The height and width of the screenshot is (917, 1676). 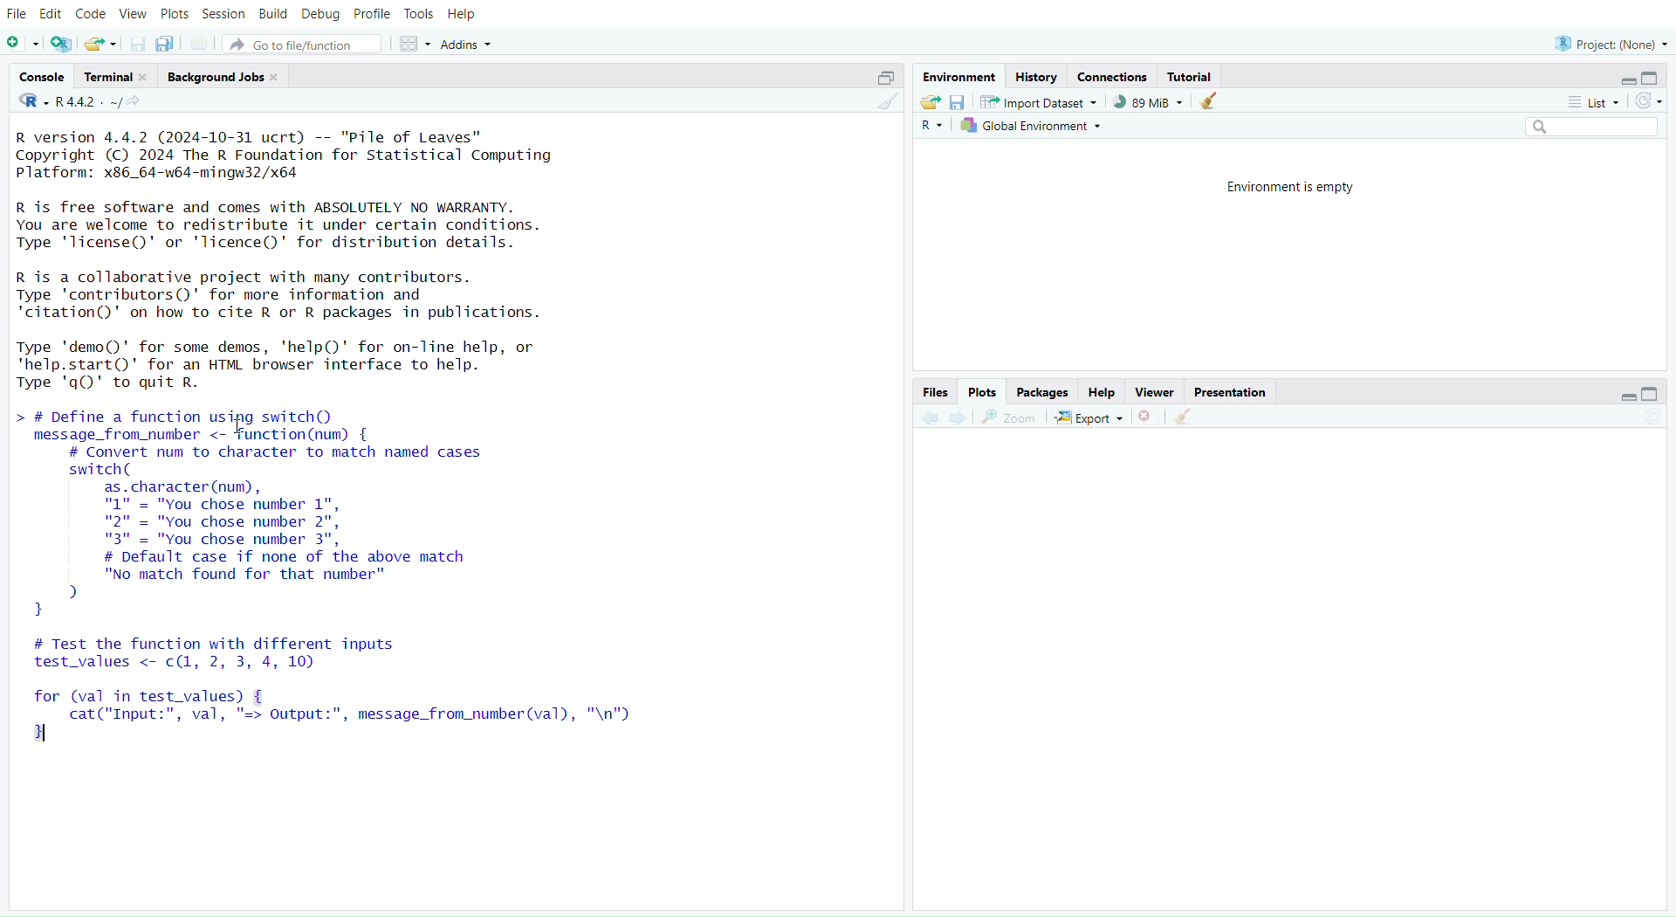 I want to click on R version 4.4.2 (2024-10-31 ucrt) -- "Pile of Leaves"
Copyright (C) 2024 The R Foundation for Statistical Computing
Platform: x86_64-w64-mingw32/x64

R is free software and comes with ABSOLUTELY NO WARRANTY.
You are welcome to redistribute it under certain conditions.
Type 'license()' or 'licence()' for distribution details.

R is a collaborative project with many contributors.

Type 'contributors()' for more information and

"citation()' on how to cite R or R packages in publications.
Type 'demo()' for some demos, 'help()' for on-Tine help, or
"help.start()"' for an HTML browser interface to help.

Type 'qQ' to quit R., so click(x=304, y=264).